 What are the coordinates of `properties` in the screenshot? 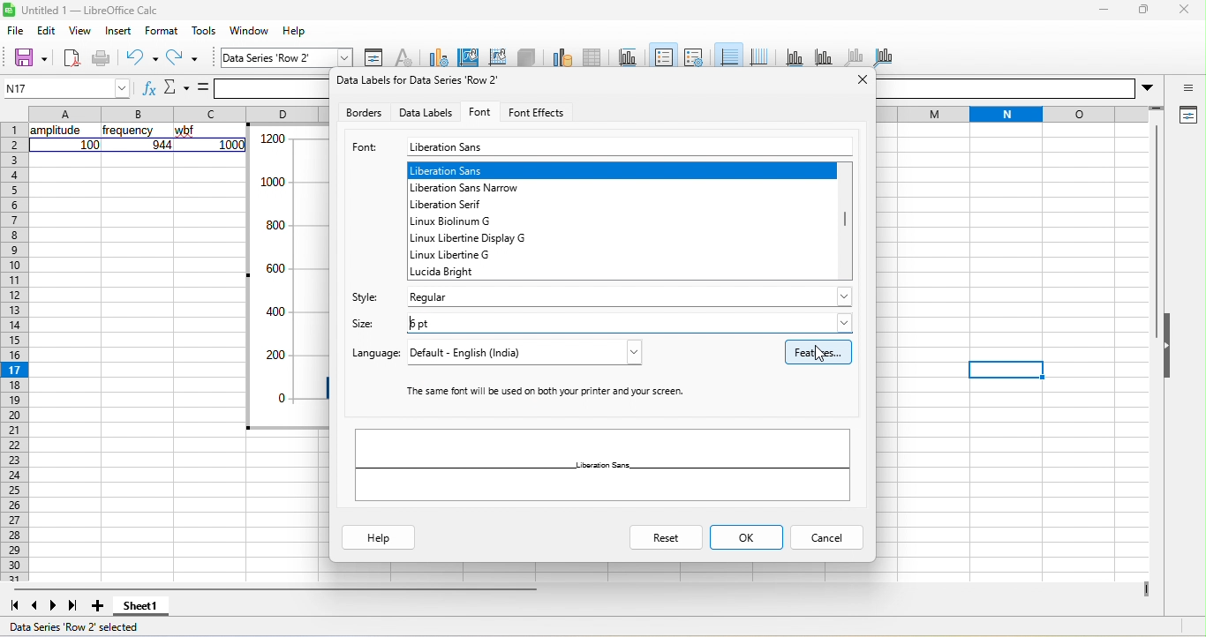 It's located at (1185, 115).